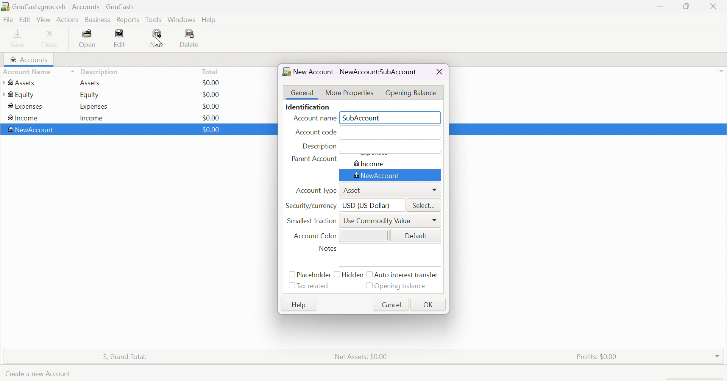 This screenshot has height=381, width=727. Describe the element at coordinates (210, 20) in the screenshot. I see `Help` at that location.